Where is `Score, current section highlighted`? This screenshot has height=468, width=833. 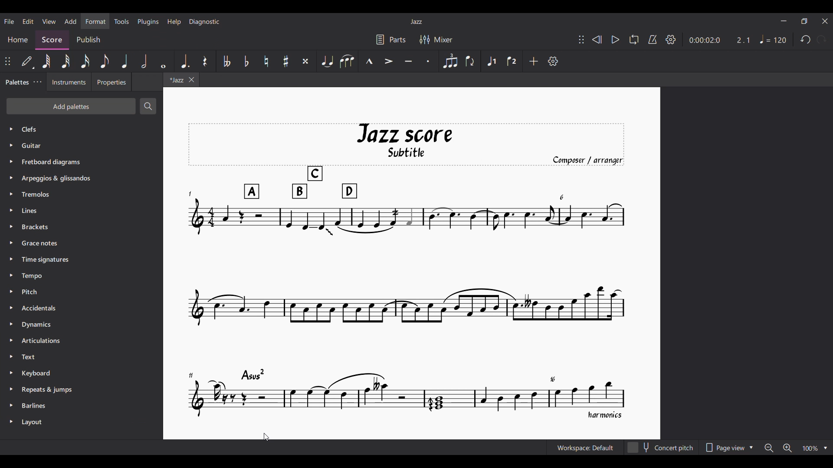 Score, current section highlighted is located at coordinates (52, 38).